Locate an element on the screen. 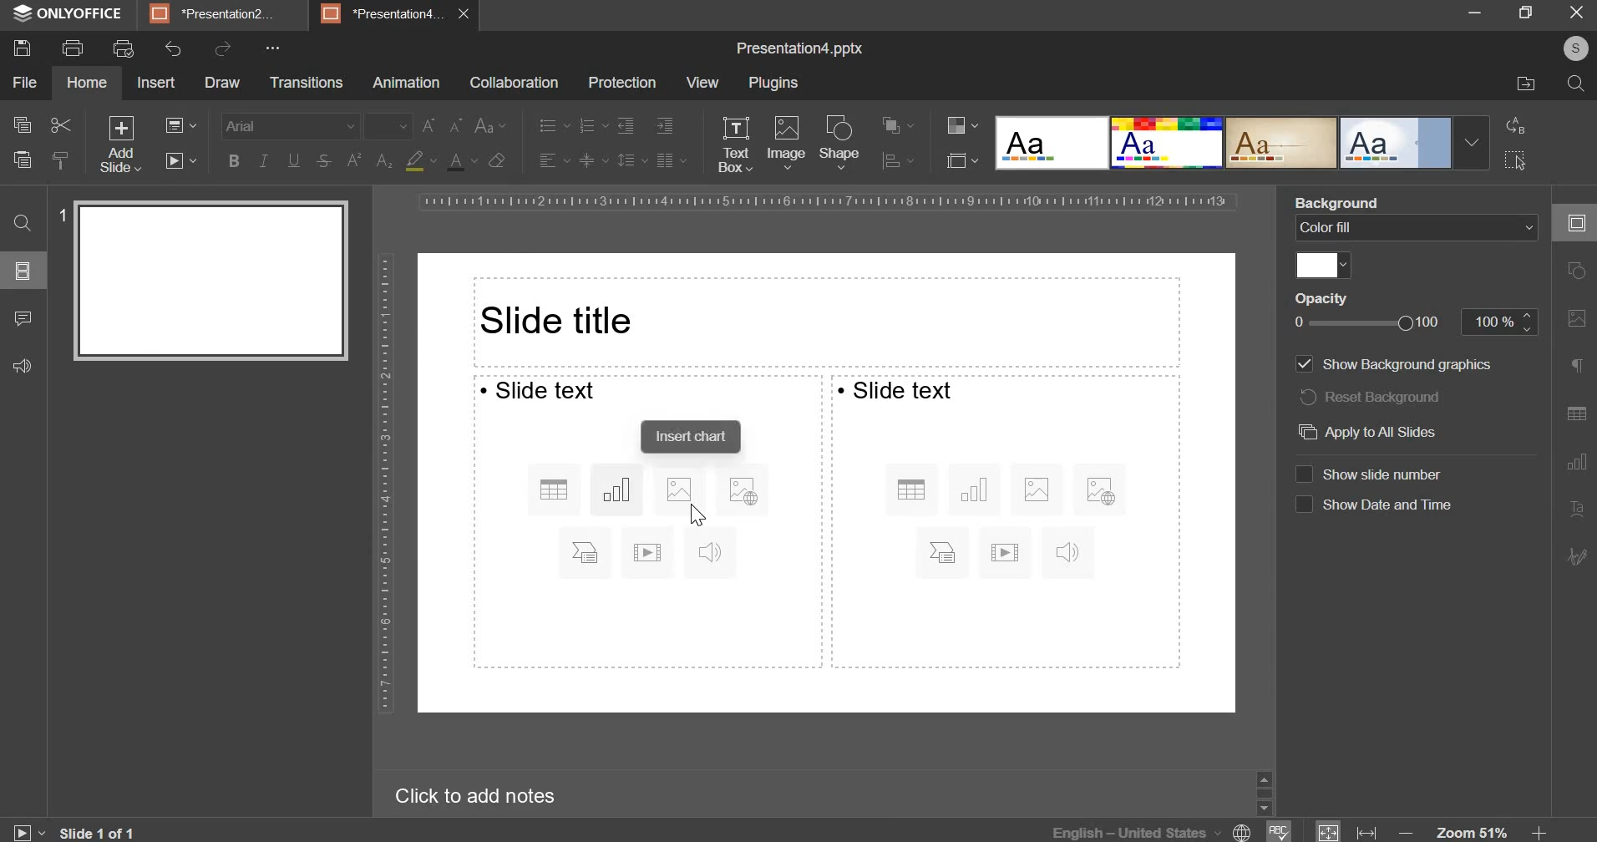  table setting is located at coordinates (1575, 409).